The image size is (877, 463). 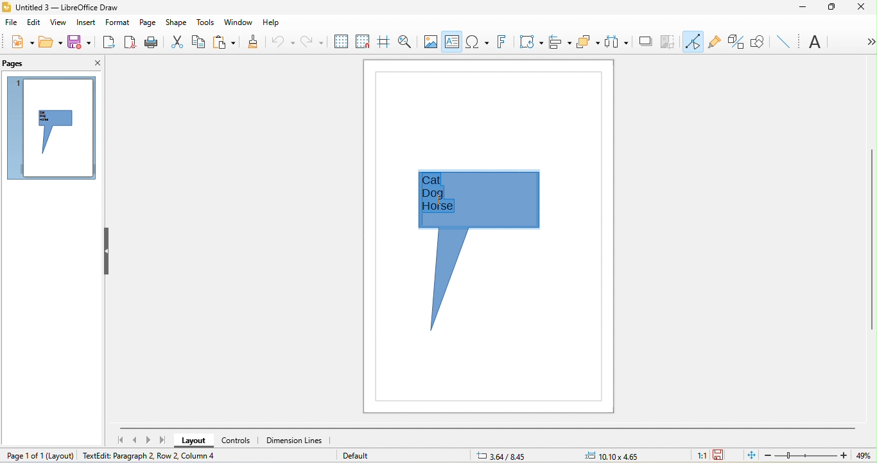 What do you see at coordinates (507, 455) in the screenshot?
I see `3.64/8.45` at bounding box center [507, 455].